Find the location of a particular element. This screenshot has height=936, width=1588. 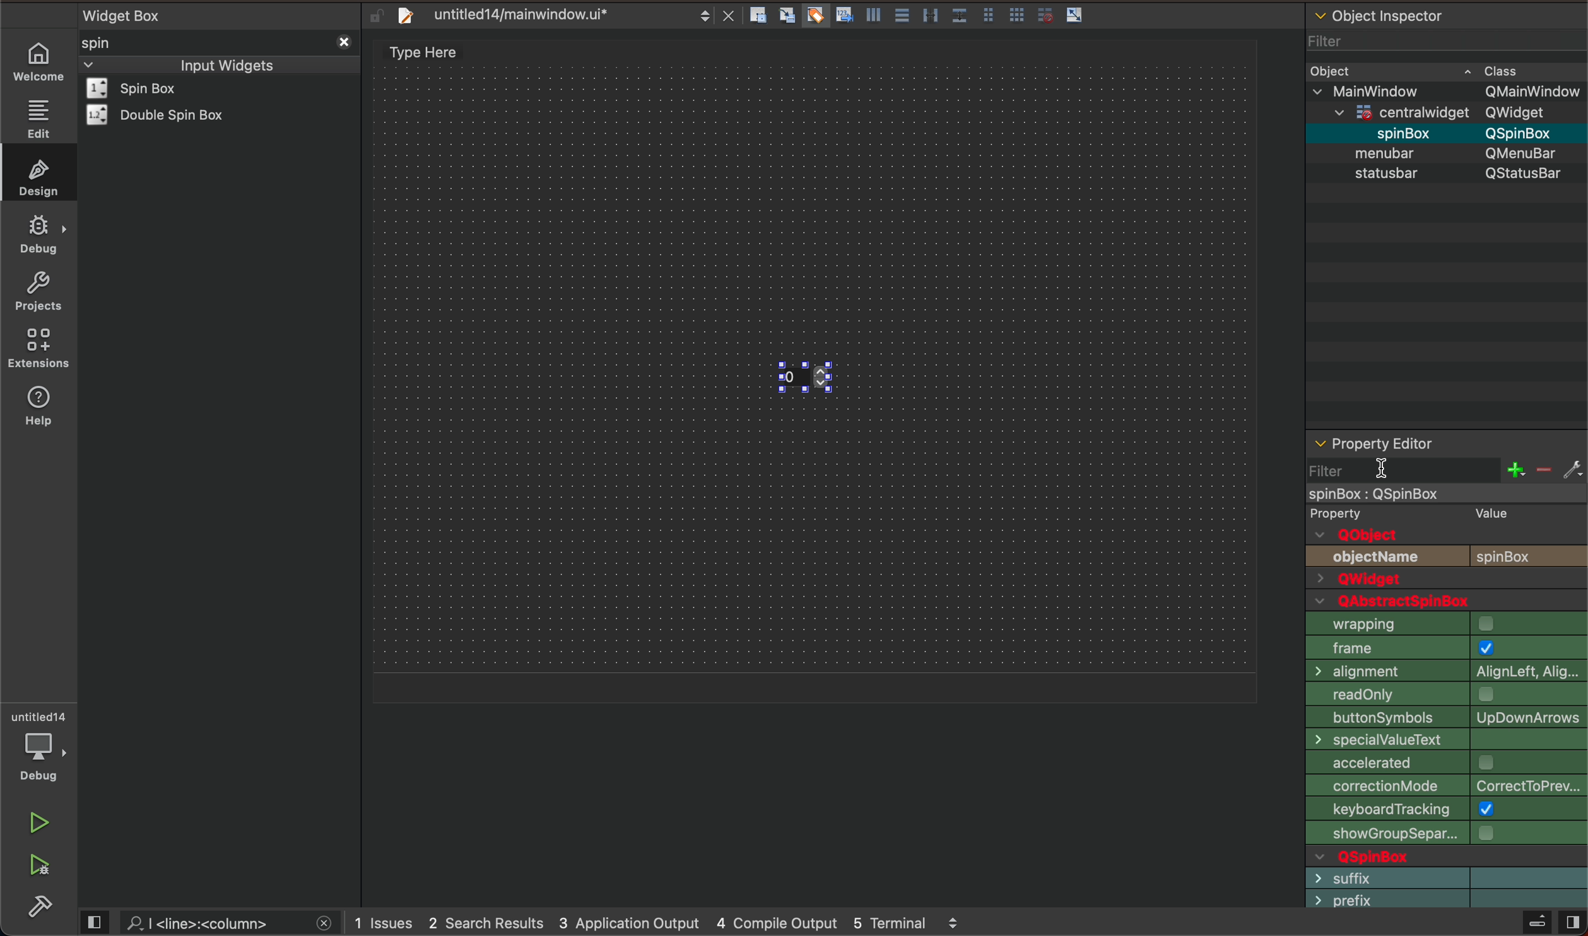

editor is located at coordinates (1373, 444).